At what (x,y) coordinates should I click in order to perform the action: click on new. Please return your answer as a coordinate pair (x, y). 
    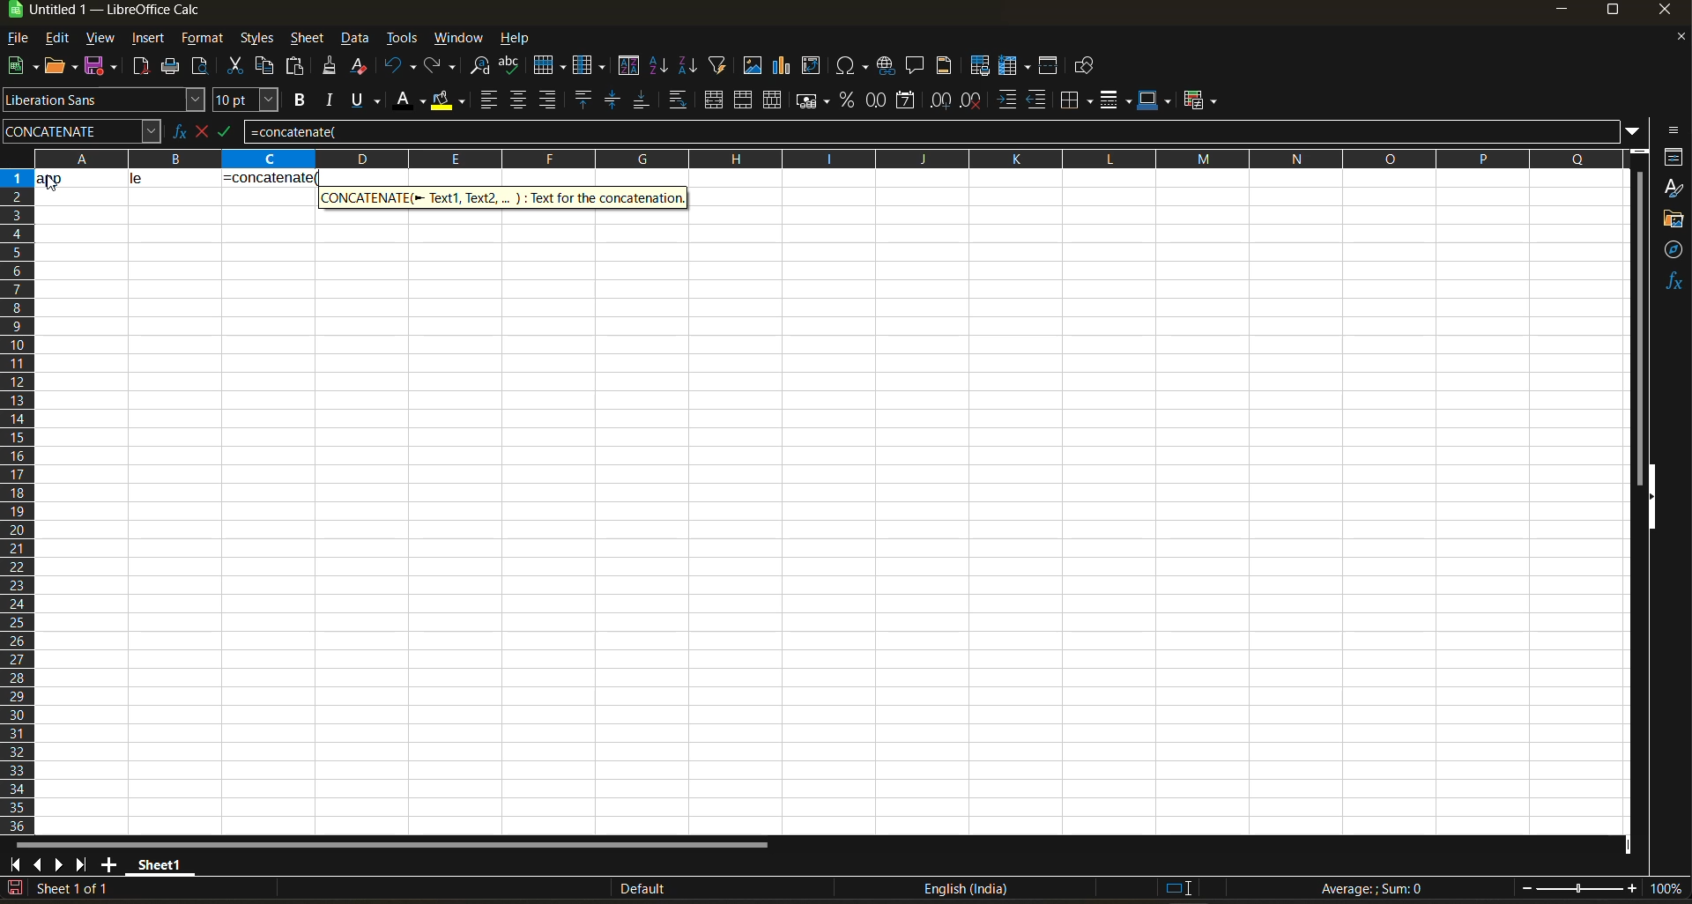
    Looking at the image, I should click on (20, 67).